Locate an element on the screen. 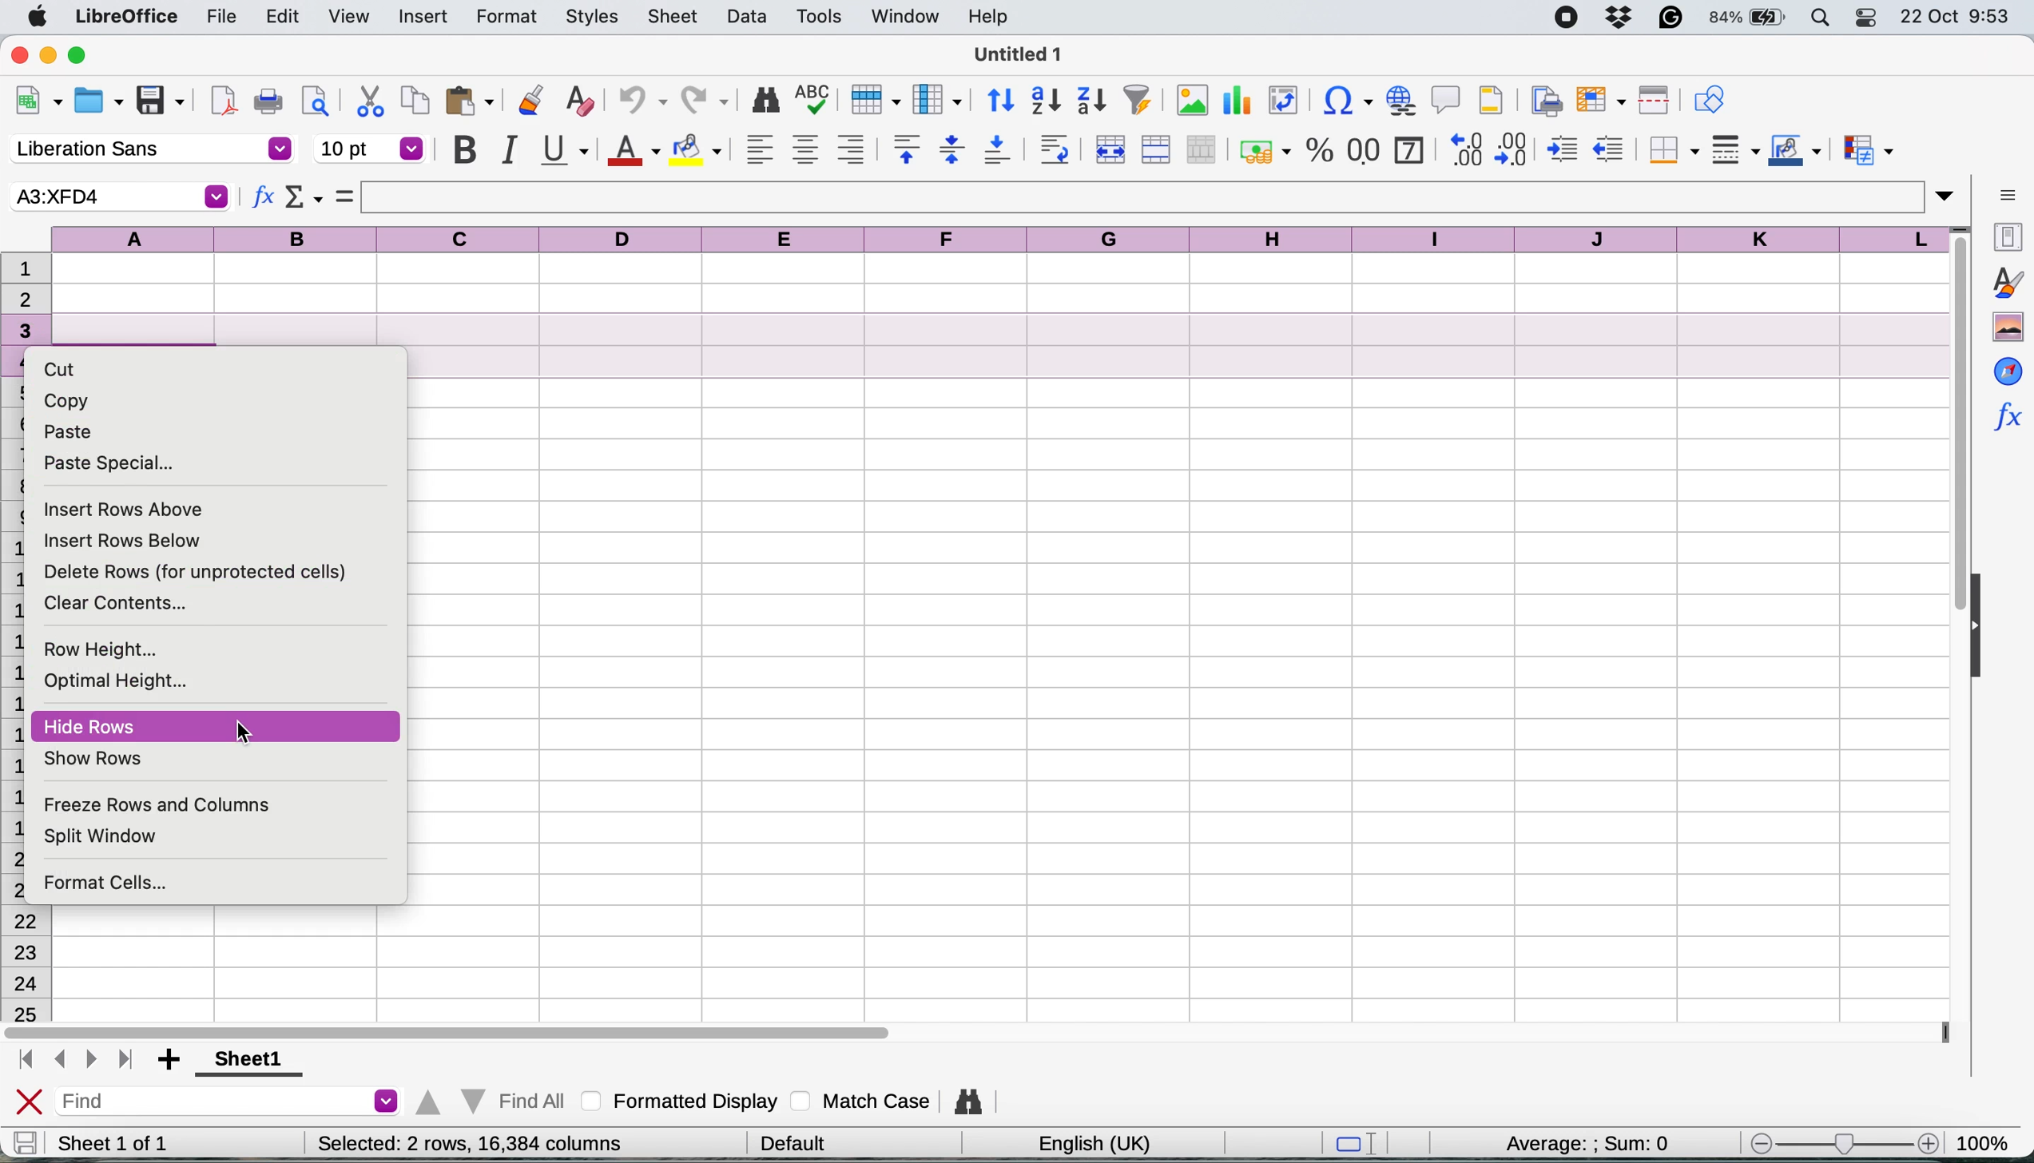 This screenshot has height=1163, width=2034. merge is located at coordinates (1154, 150).